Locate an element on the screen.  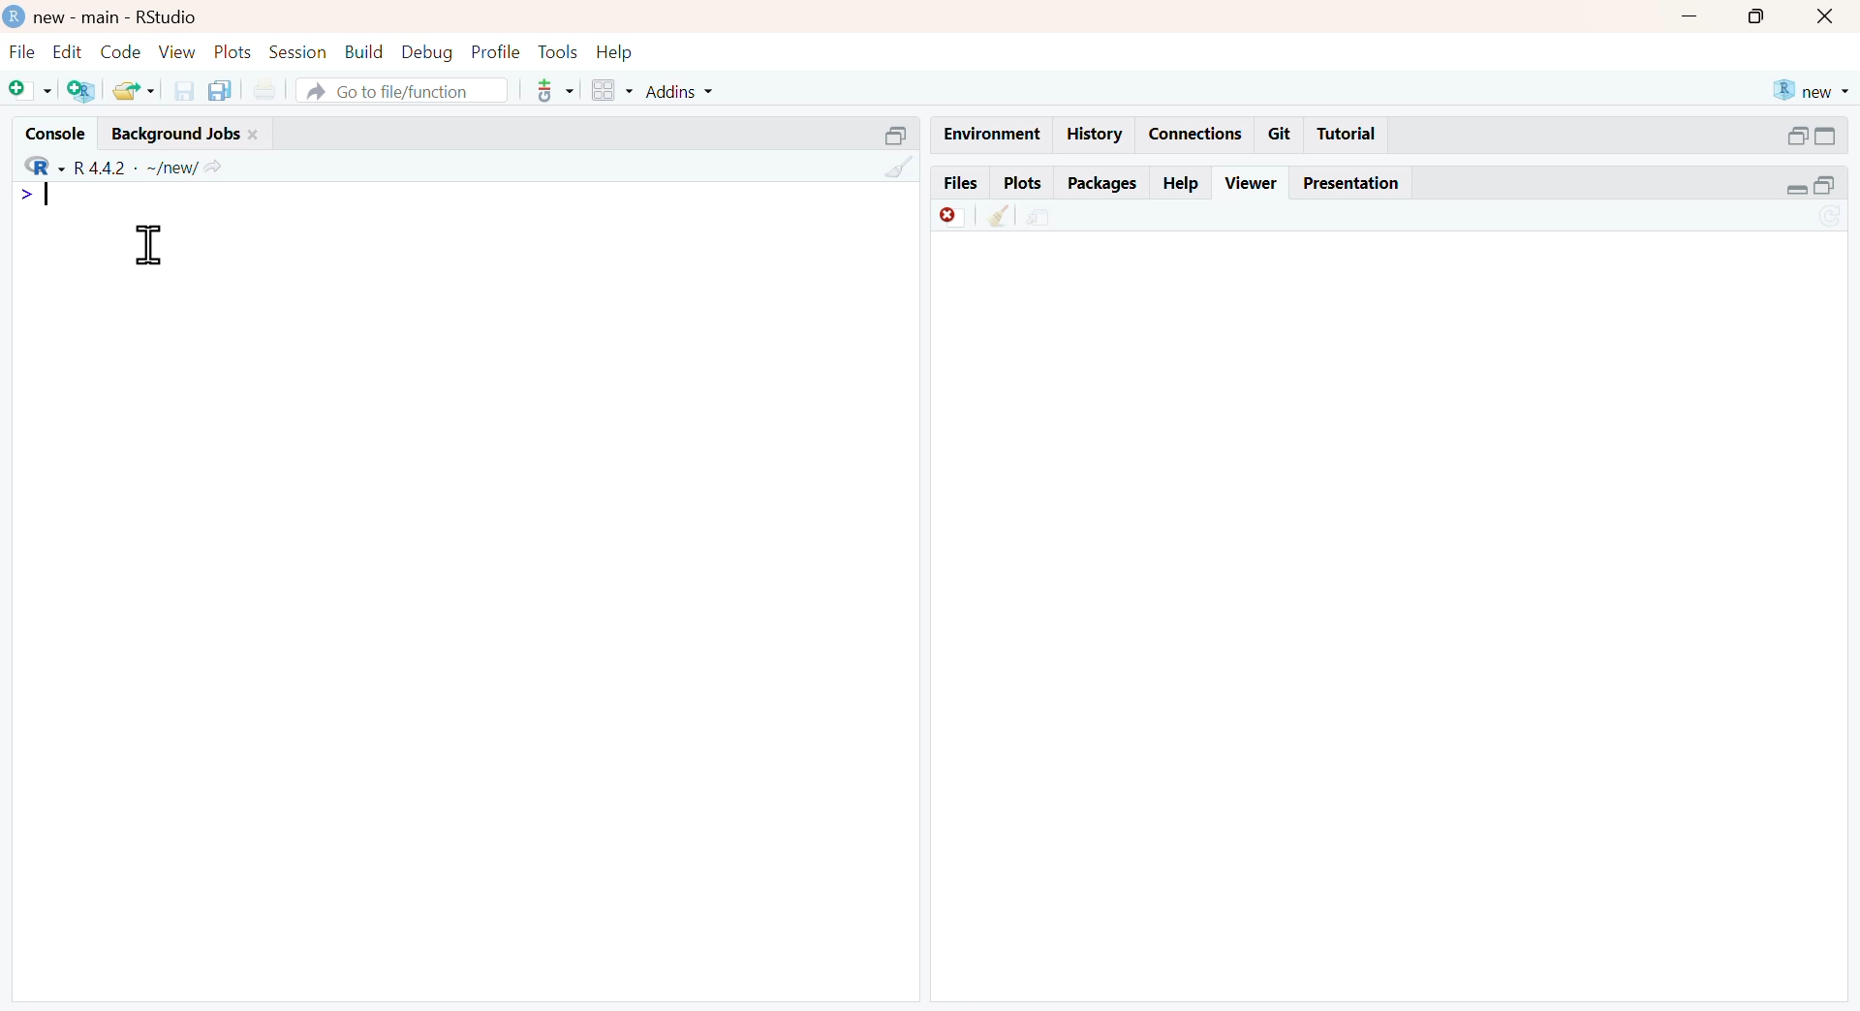
clean is located at coordinates (903, 168).